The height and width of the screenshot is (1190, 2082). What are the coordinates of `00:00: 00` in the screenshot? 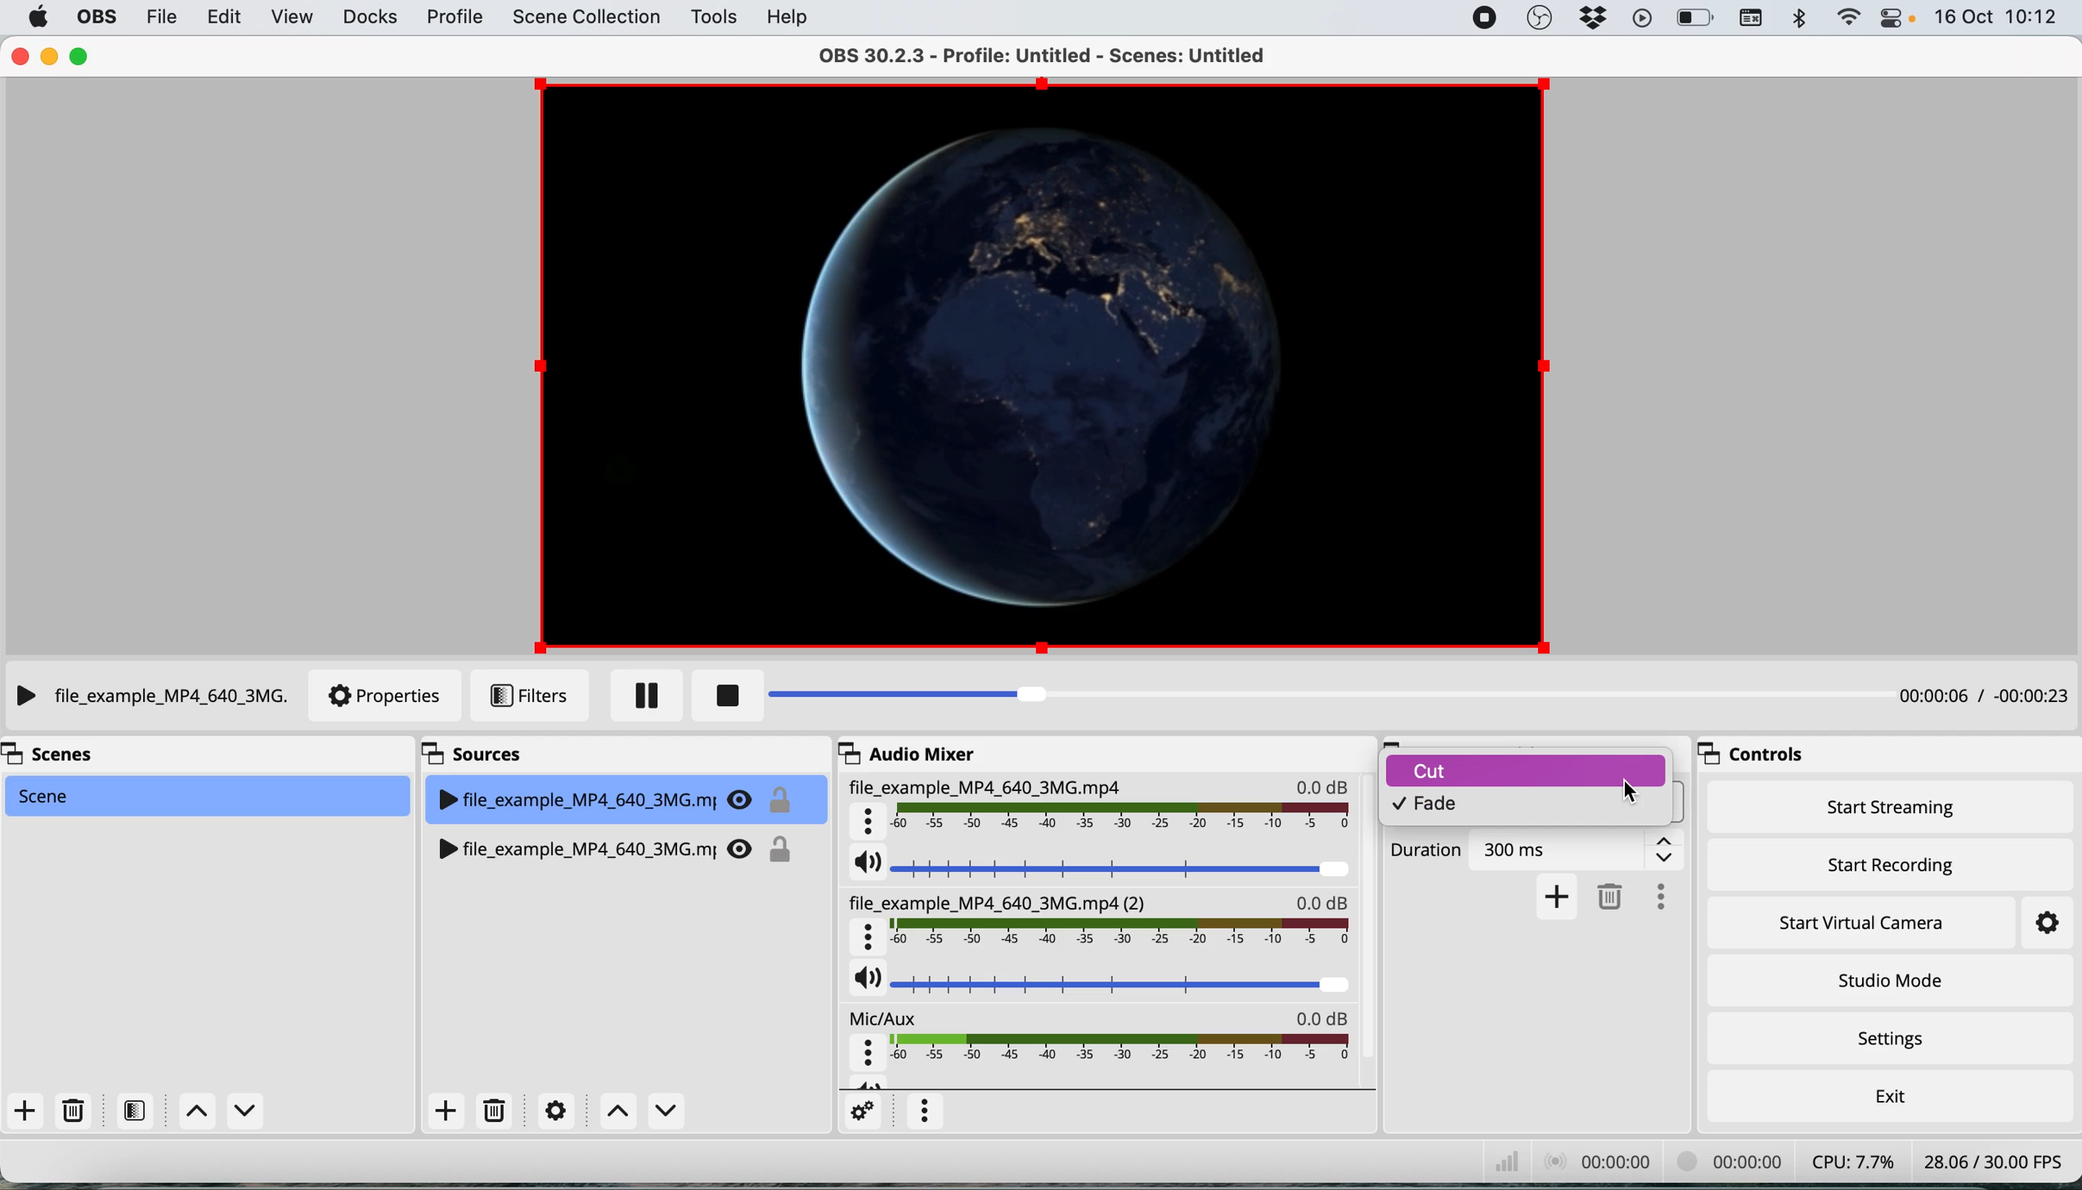 It's located at (1599, 1164).